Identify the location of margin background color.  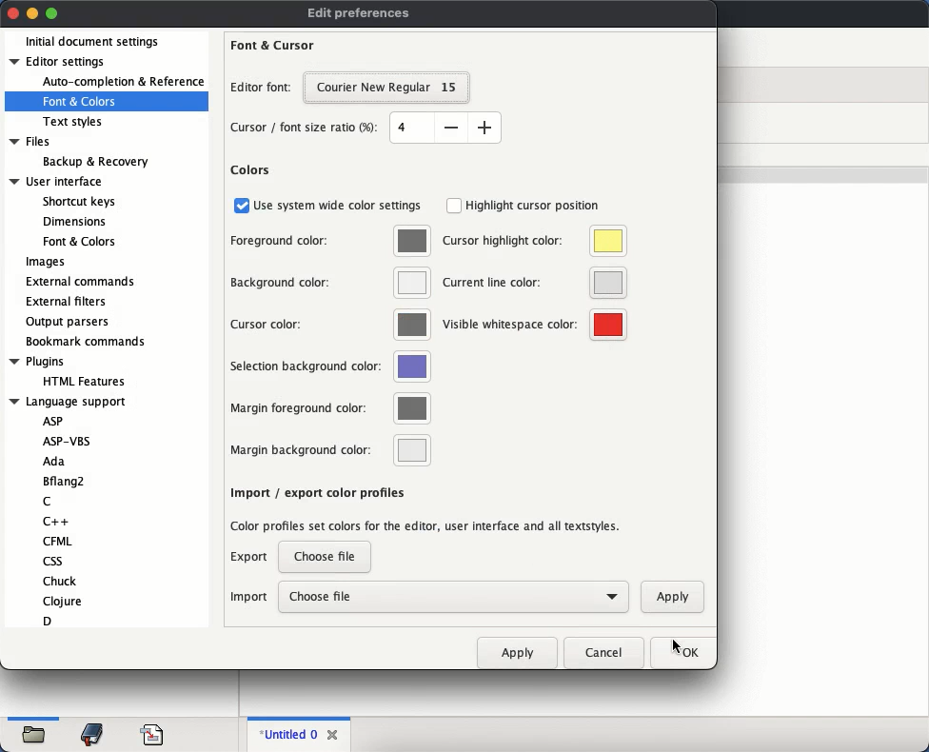
(326, 450).